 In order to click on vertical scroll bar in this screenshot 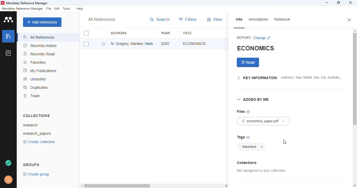, I will do `click(354, 81)`.